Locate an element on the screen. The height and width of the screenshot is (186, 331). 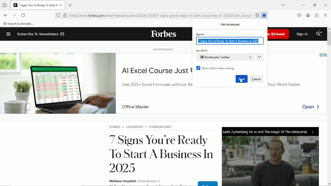
Restore down is located at coordinates (314, 5).